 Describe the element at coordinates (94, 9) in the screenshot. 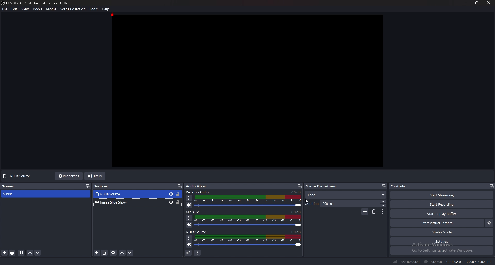

I see `tools` at that location.